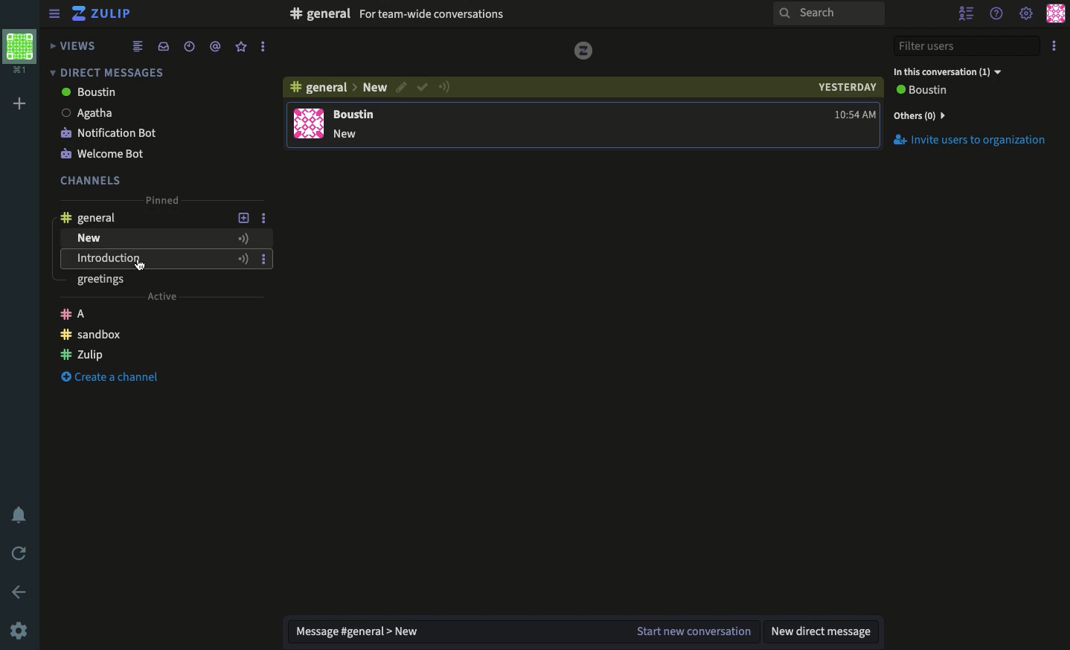  What do you see at coordinates (215, 45) in the screenshot?
I see `Tag` at bounding box center [215, 45].